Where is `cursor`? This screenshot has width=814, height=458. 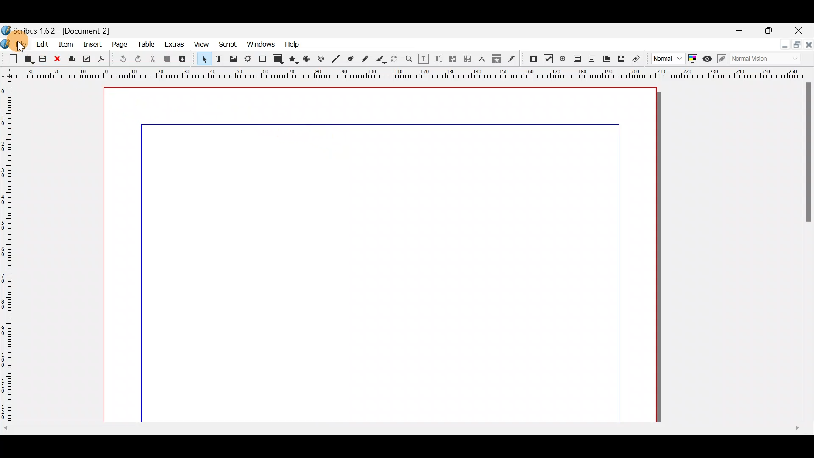
cursor is located at coordinates (22, 47).